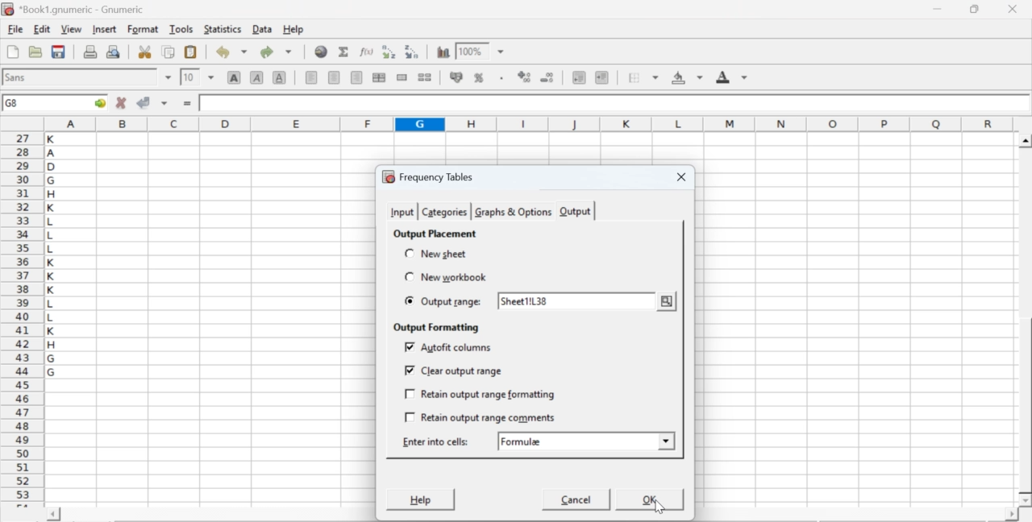  I want to click on 100%, so click(470, 51).